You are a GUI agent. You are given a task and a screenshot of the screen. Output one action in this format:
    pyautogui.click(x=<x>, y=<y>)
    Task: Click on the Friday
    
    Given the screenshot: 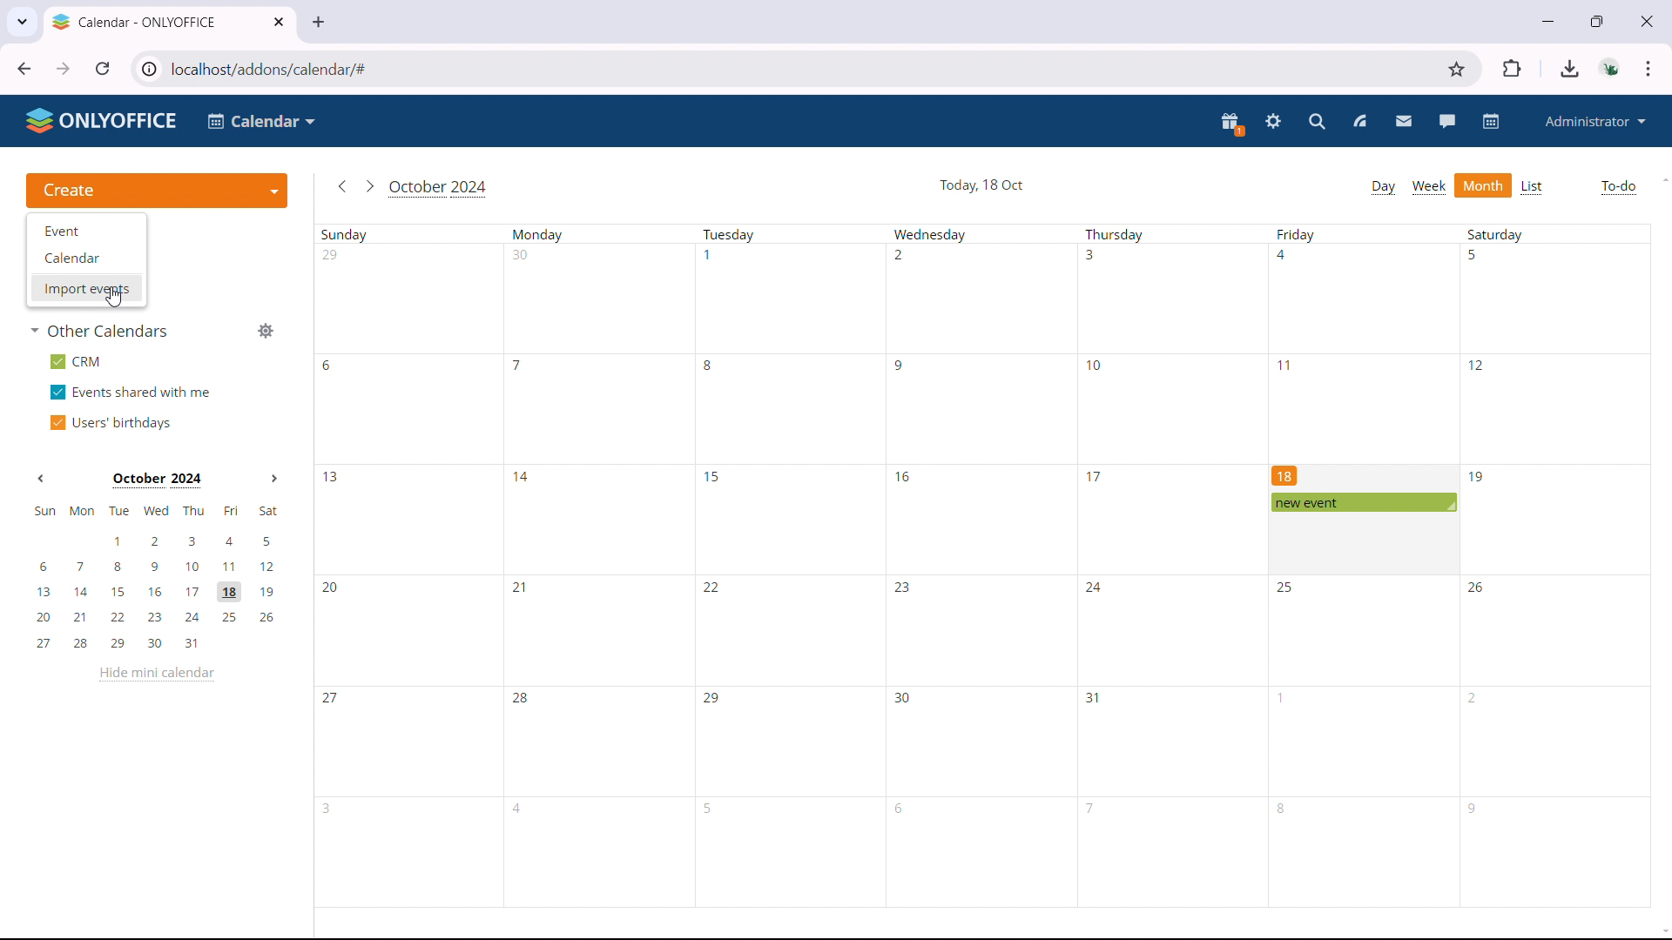 What is the action you would take?
    pyautogui.click(x=1297, y=235)
    